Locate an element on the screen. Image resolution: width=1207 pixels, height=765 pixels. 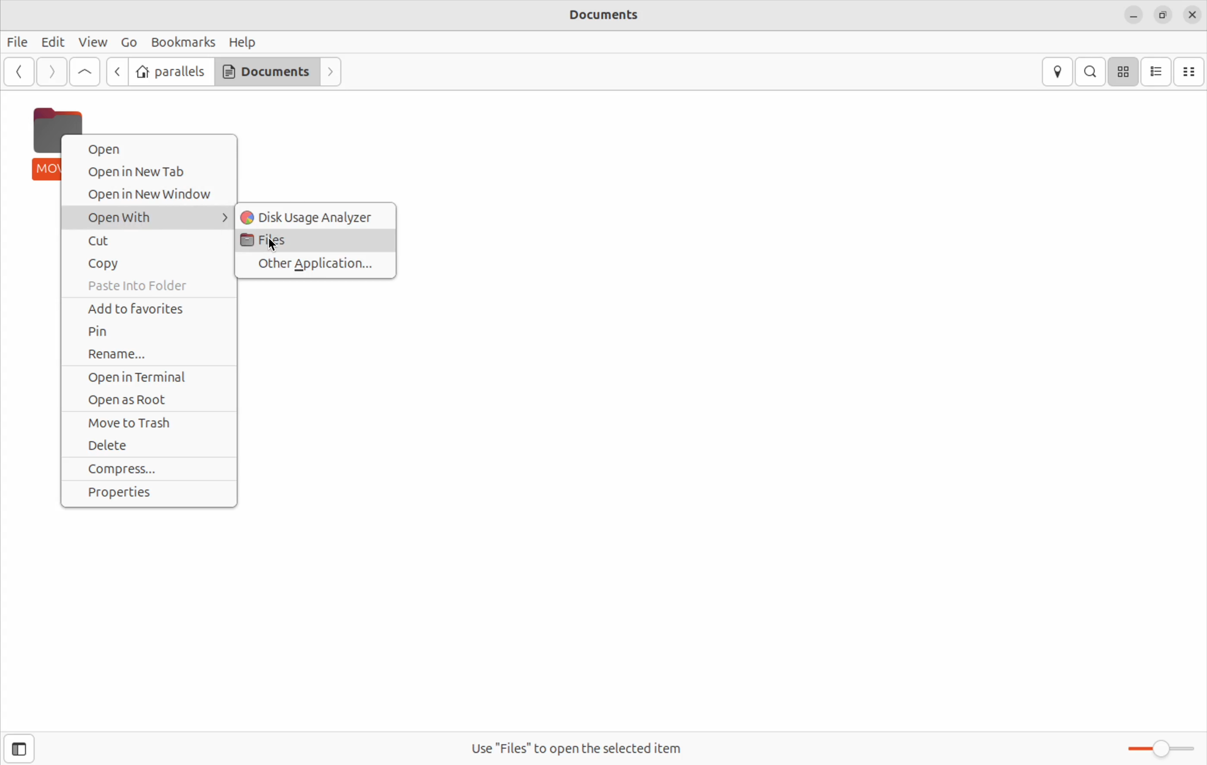
Bookmarks is located at coordinates (183, 42).